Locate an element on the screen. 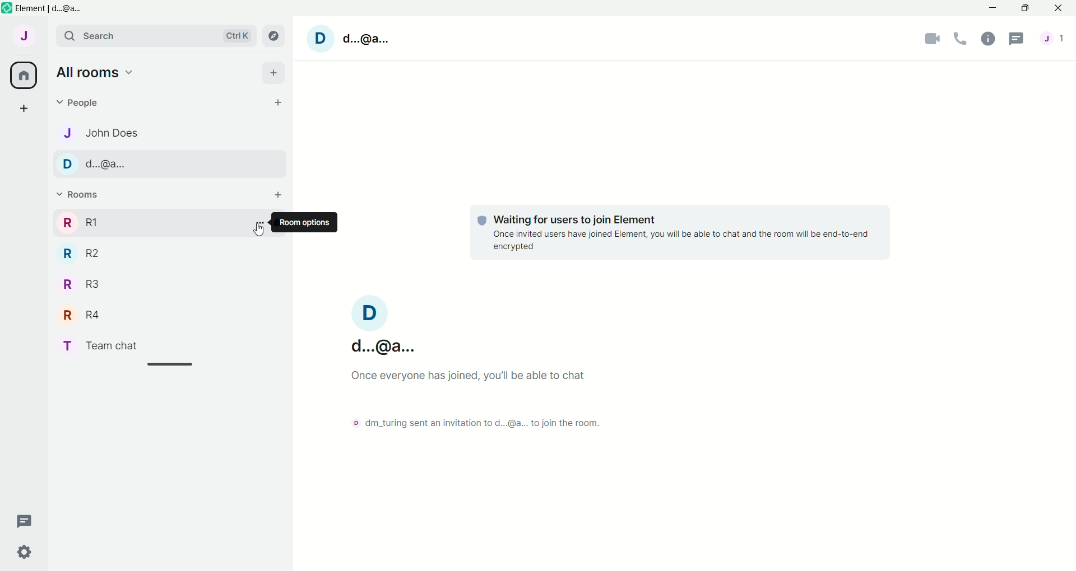 The height and width of the screenshot is (571, 1076). Home is located at coordinates (24, 76).